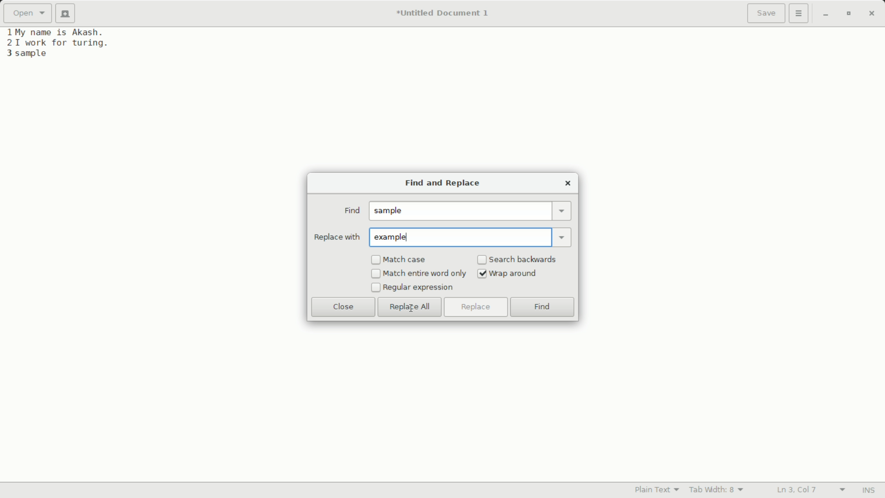 The height and width of the screenshot is (498, 885). Describe the element at coordinates (376, 260) in the screenshot. I see `checkbox` at that location.